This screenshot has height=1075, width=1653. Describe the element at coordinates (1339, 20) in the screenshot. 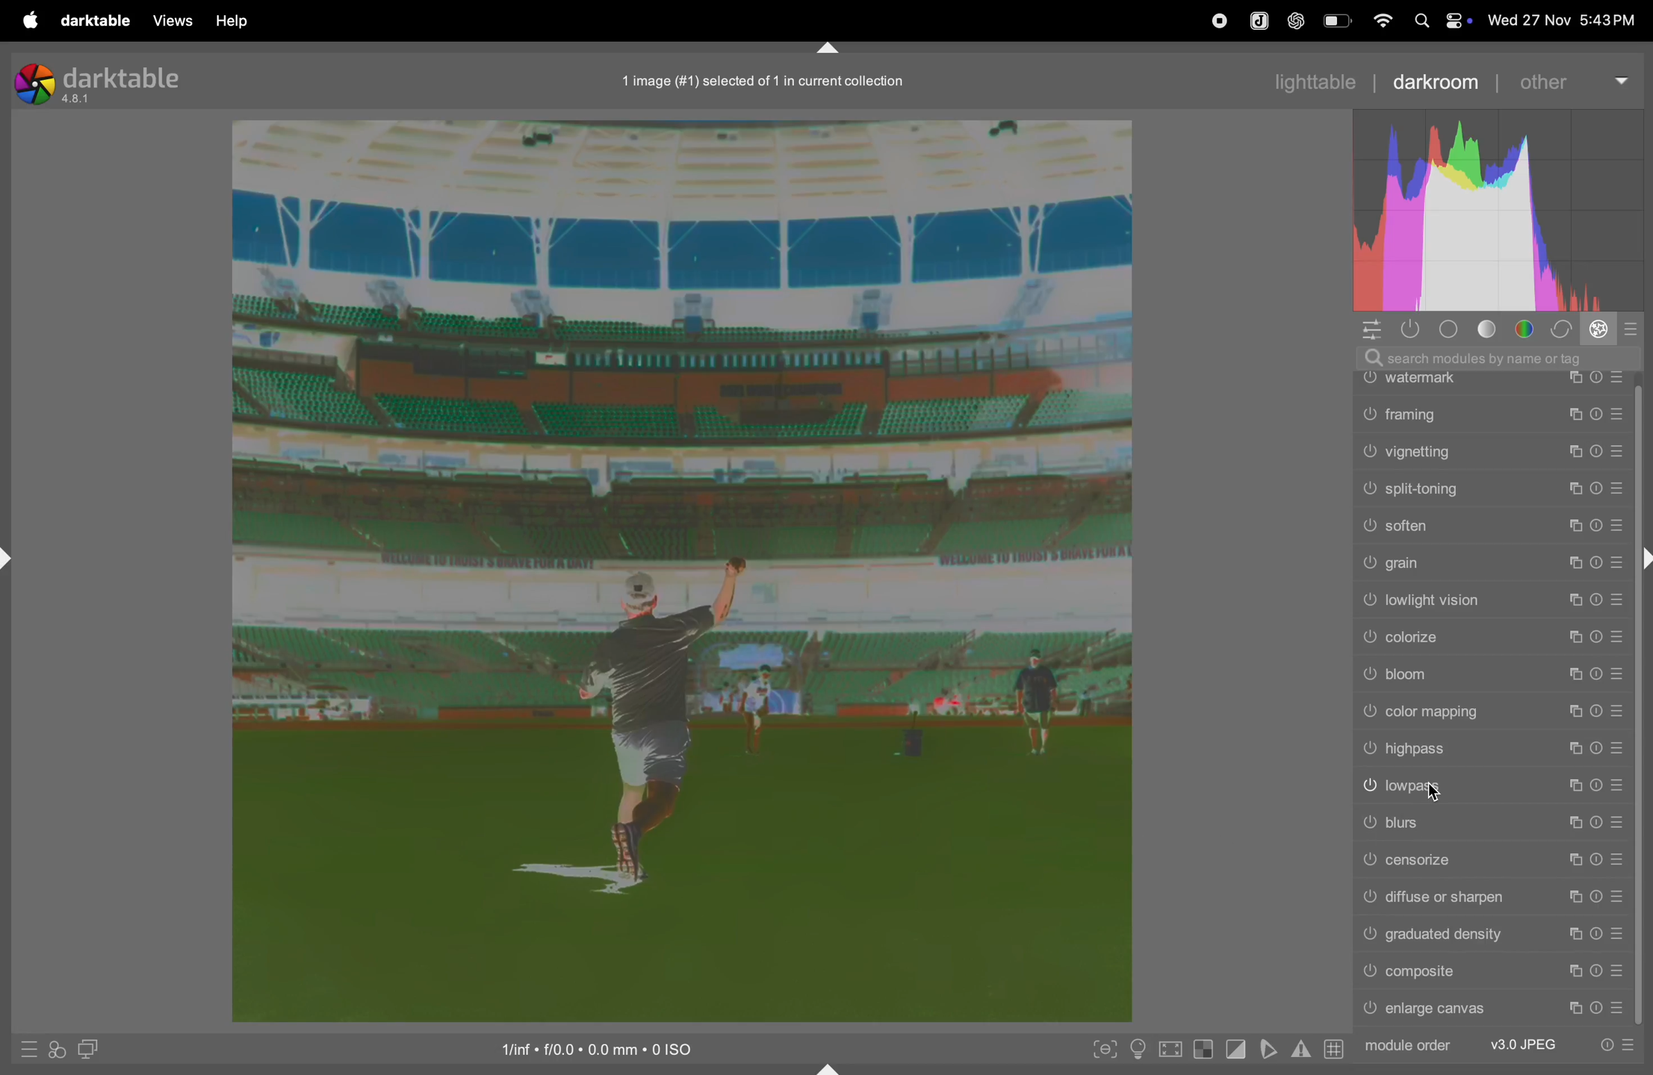

I see `battery` at that location.